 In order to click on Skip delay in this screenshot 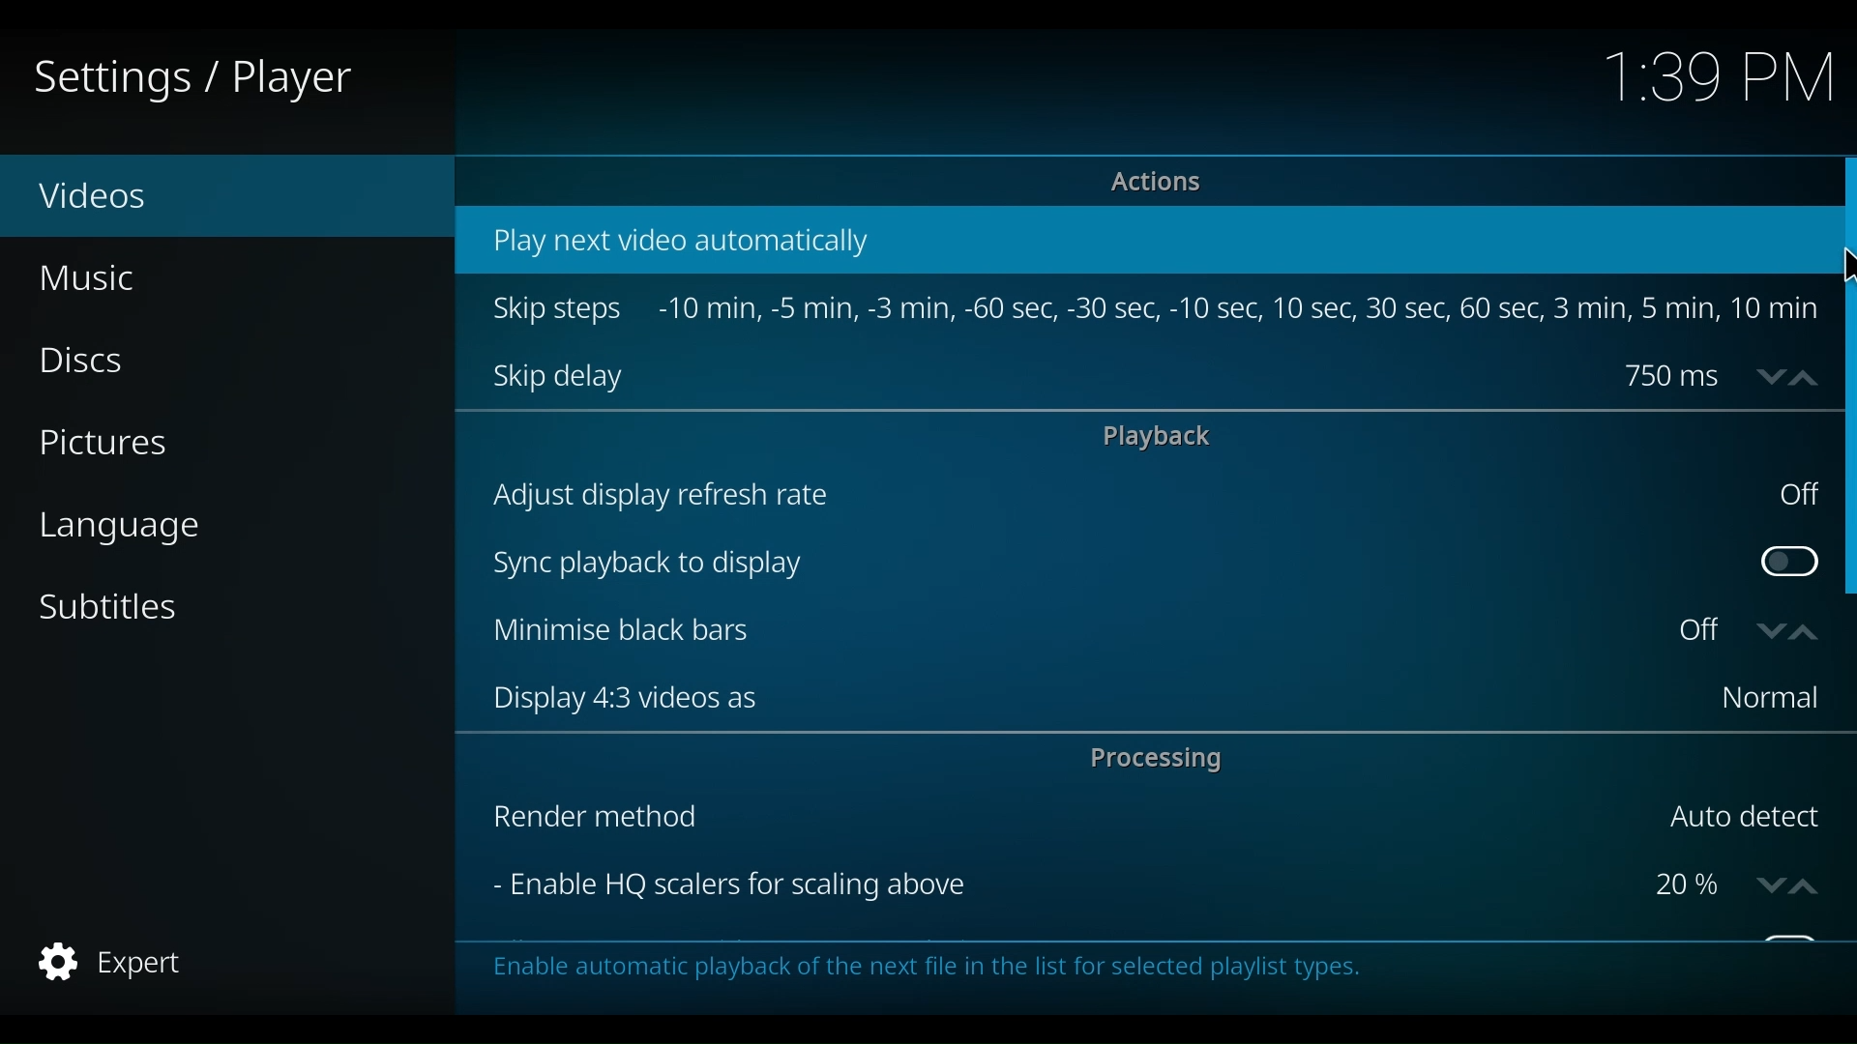, I will do `click(558, 378)`.